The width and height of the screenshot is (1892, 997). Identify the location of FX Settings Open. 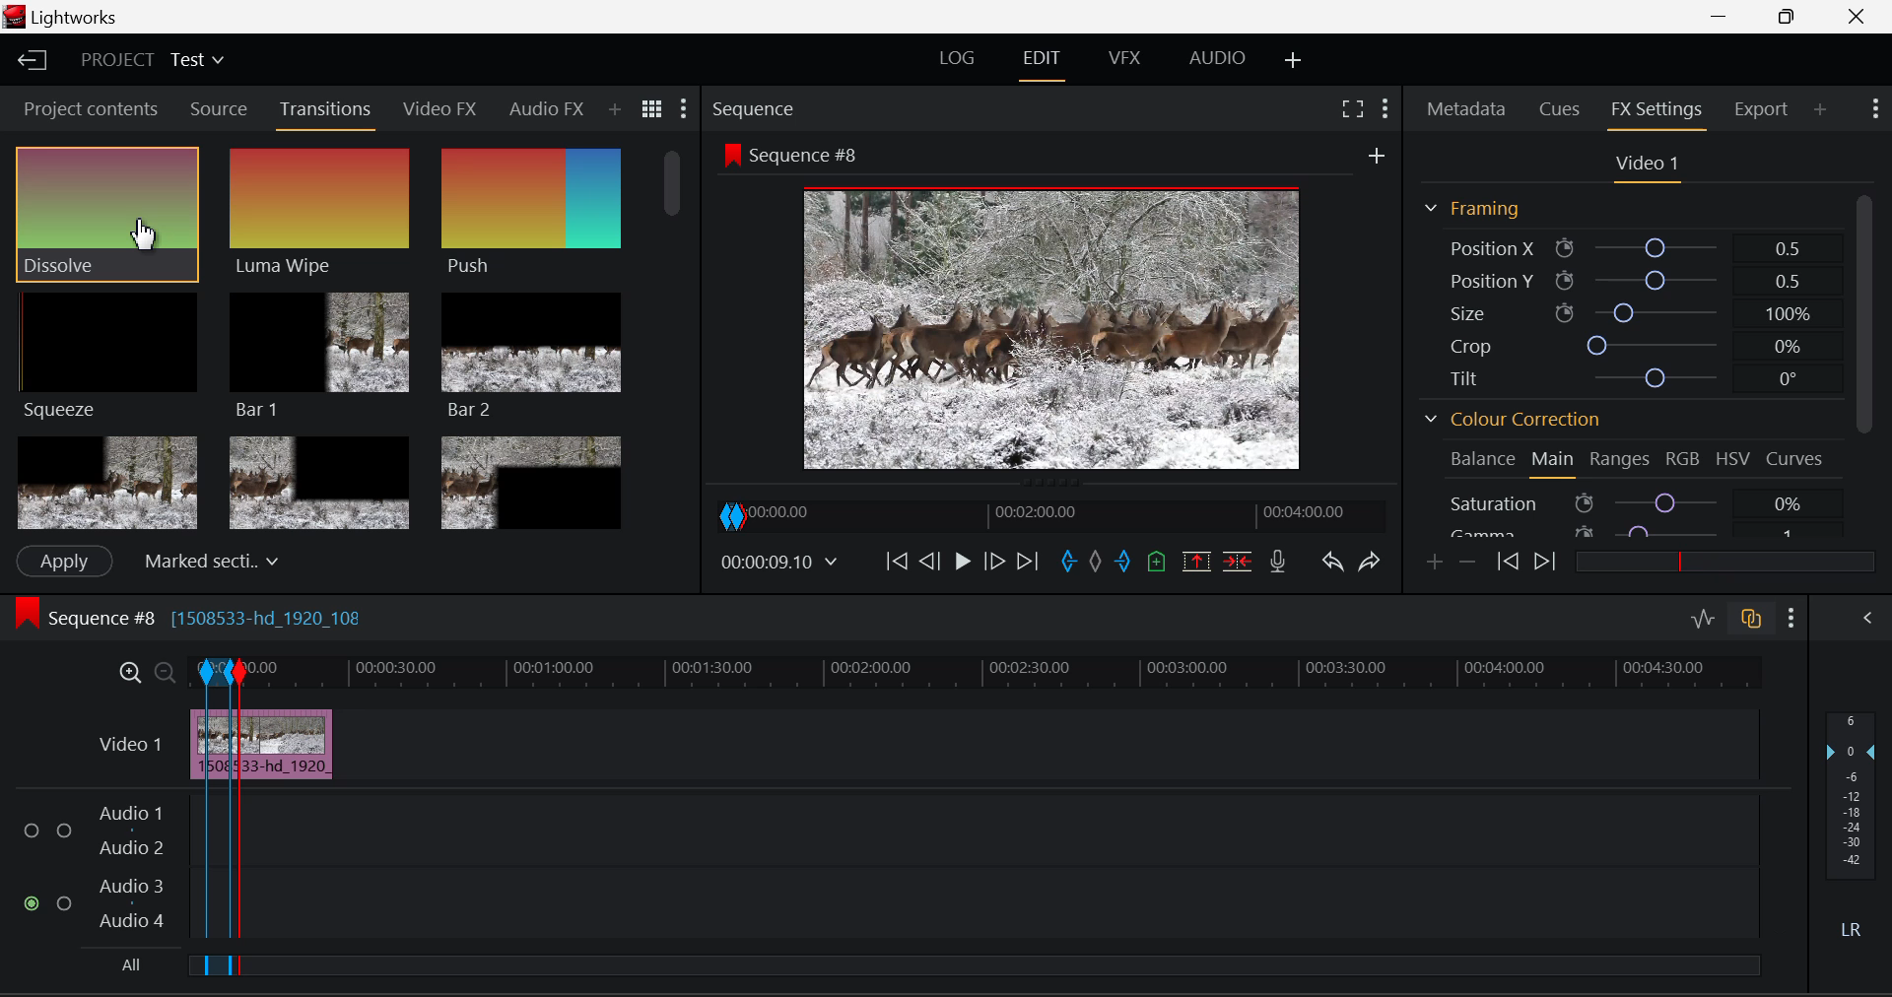
(1660, 111).